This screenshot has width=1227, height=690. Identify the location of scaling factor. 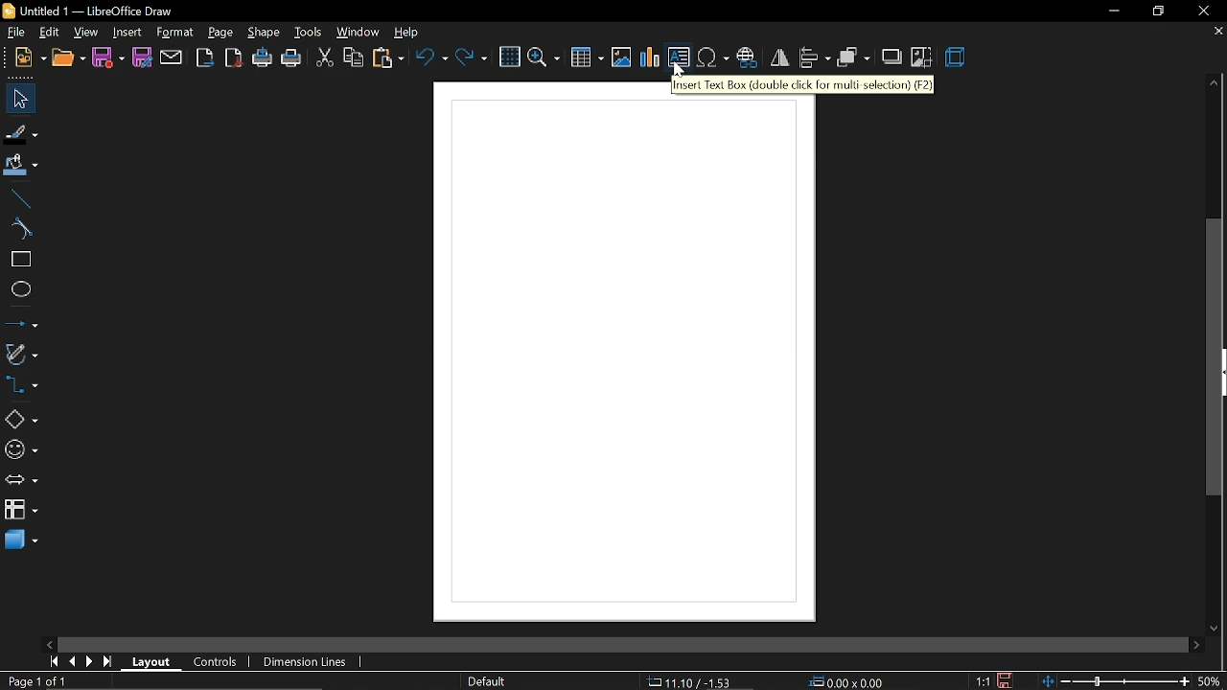
(984, 681).